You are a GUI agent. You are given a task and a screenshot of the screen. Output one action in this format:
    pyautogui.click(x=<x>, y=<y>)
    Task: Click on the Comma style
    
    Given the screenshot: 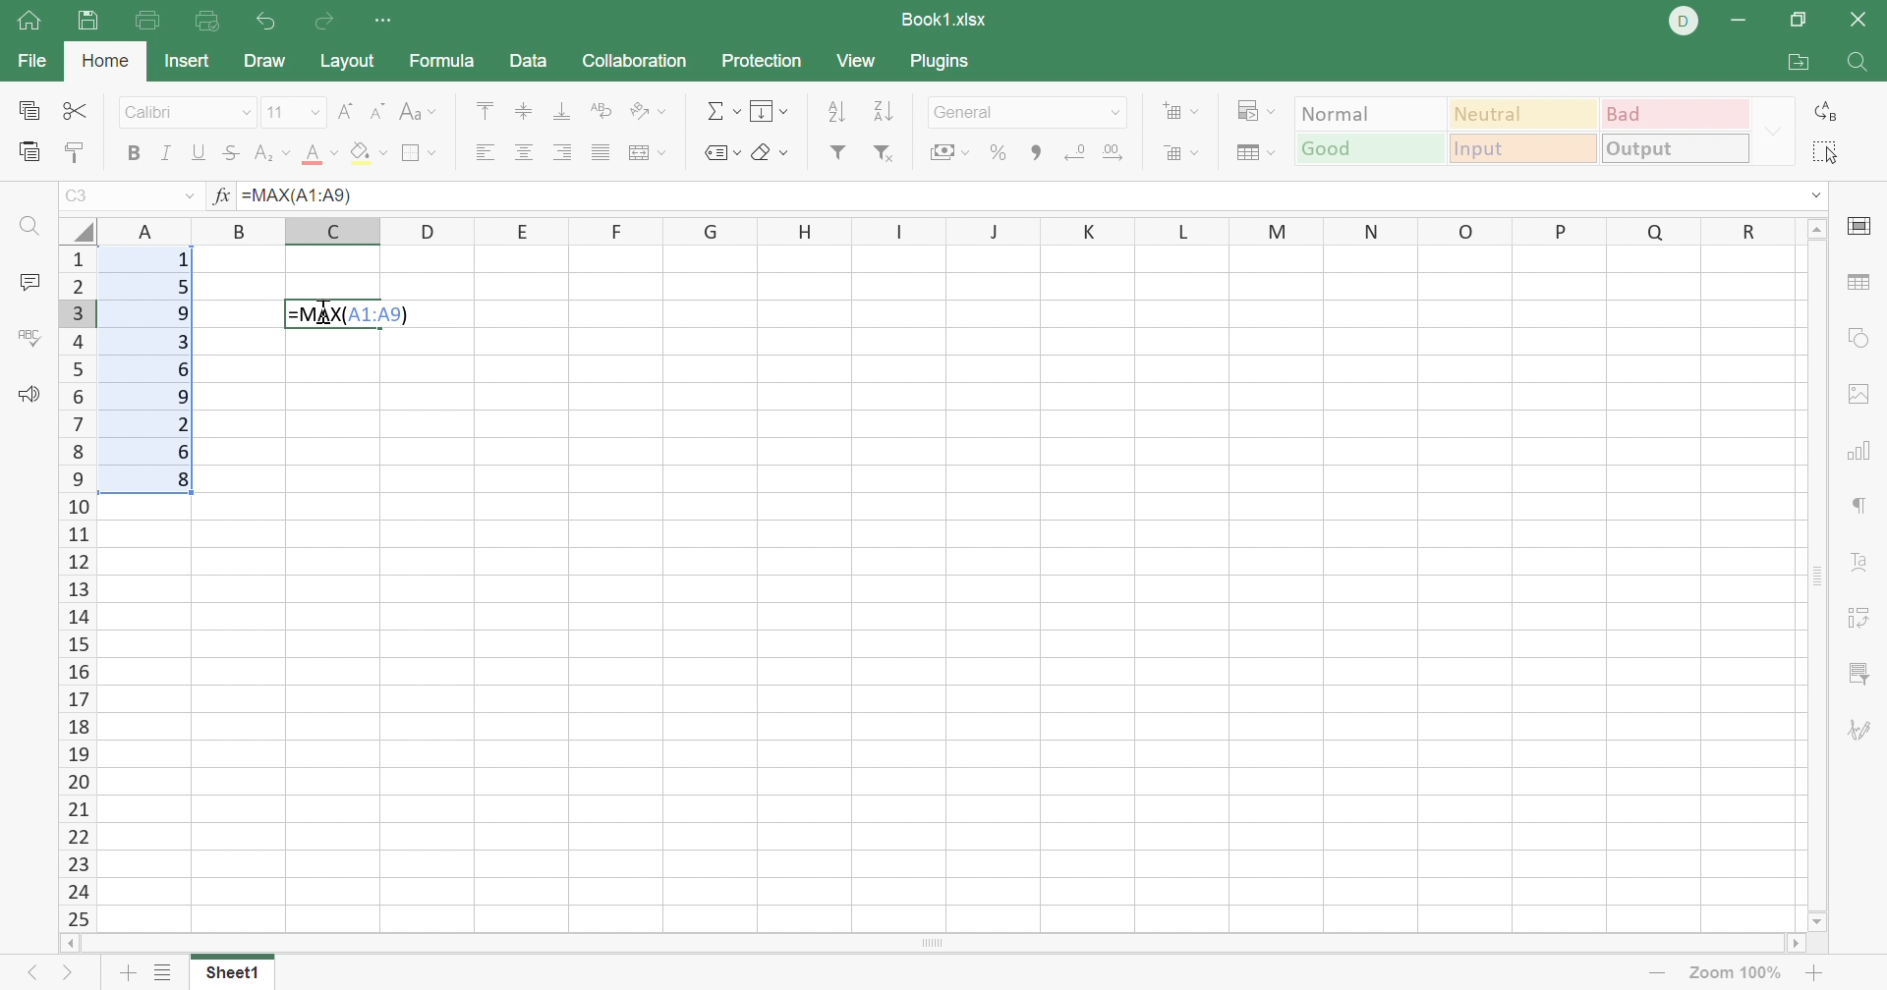 What is the action you would take?
    pyautogui.click(x=1039, y=152)
    